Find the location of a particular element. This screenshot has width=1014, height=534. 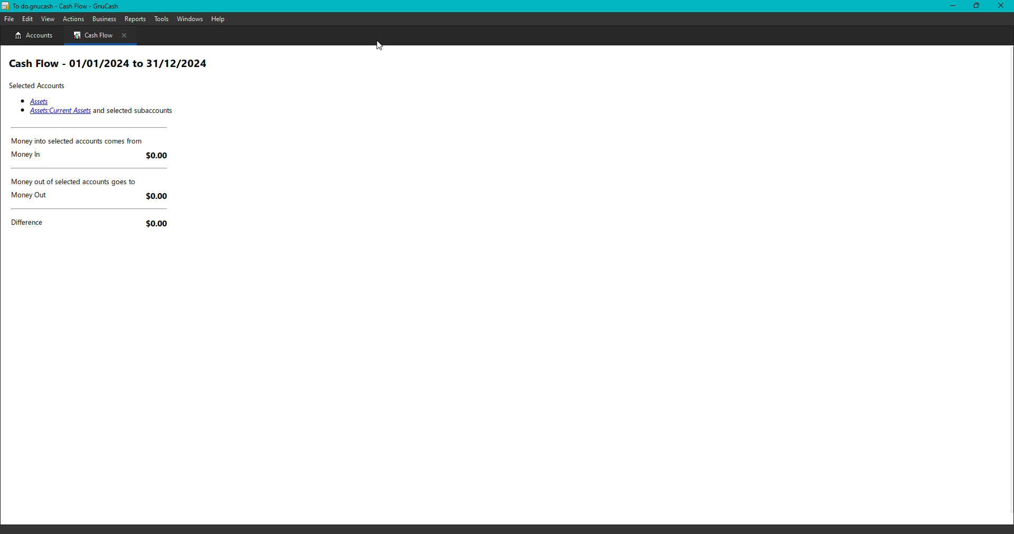

Edit is located at coordinates (27, 19).